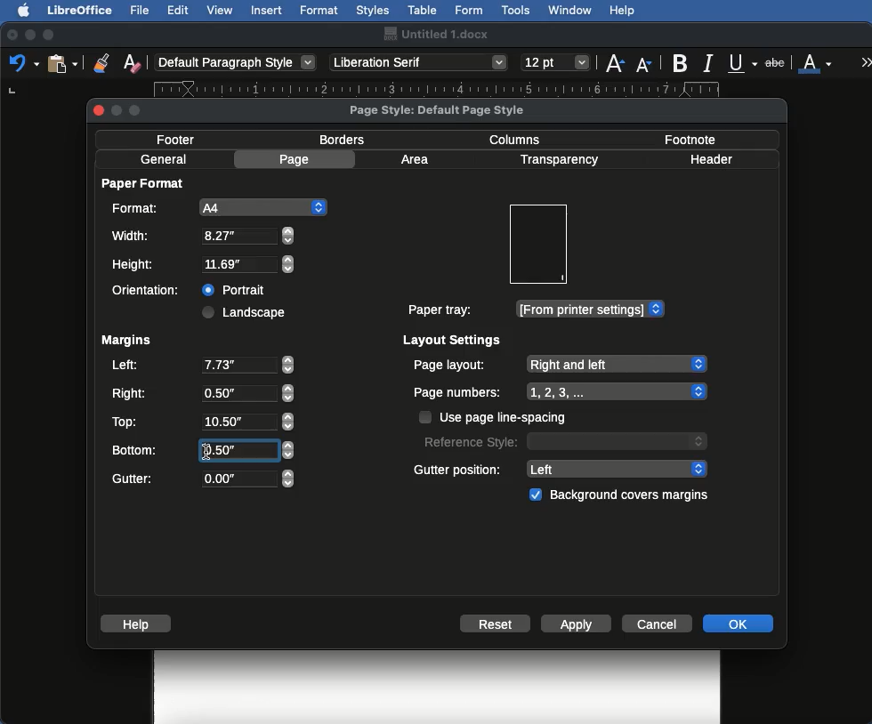 This screenshot has width=872, height=724. Describe the element at coordinates (29, 35) in the screenshot. I see `Minimize` at that location.